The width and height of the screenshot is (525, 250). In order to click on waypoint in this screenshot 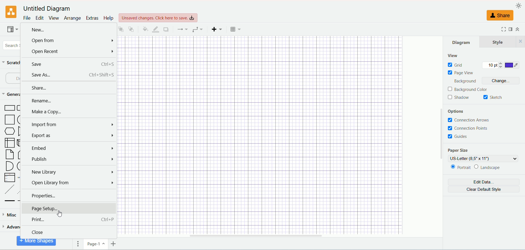, I will do `click(182, 29)`.